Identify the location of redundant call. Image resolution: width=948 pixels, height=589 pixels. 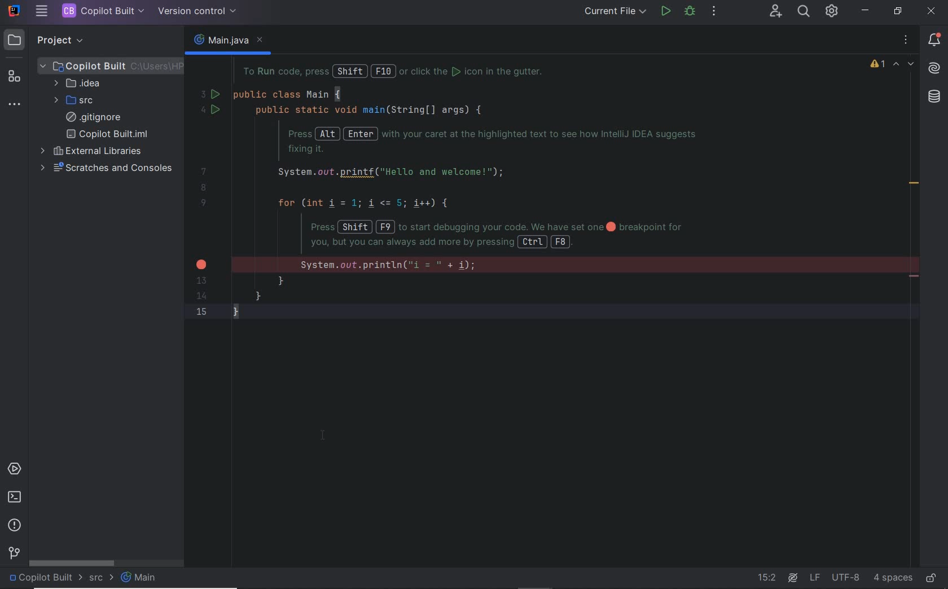
(914, 184).